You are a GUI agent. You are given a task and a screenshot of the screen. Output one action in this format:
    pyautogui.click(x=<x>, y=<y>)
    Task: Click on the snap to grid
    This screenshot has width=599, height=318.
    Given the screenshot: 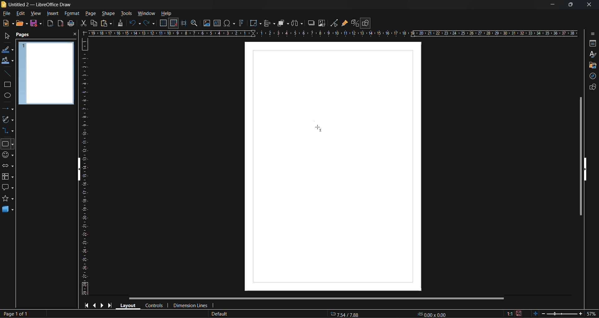 What is the action you would take?
    pyautogui.click(x=174, y=23)
    